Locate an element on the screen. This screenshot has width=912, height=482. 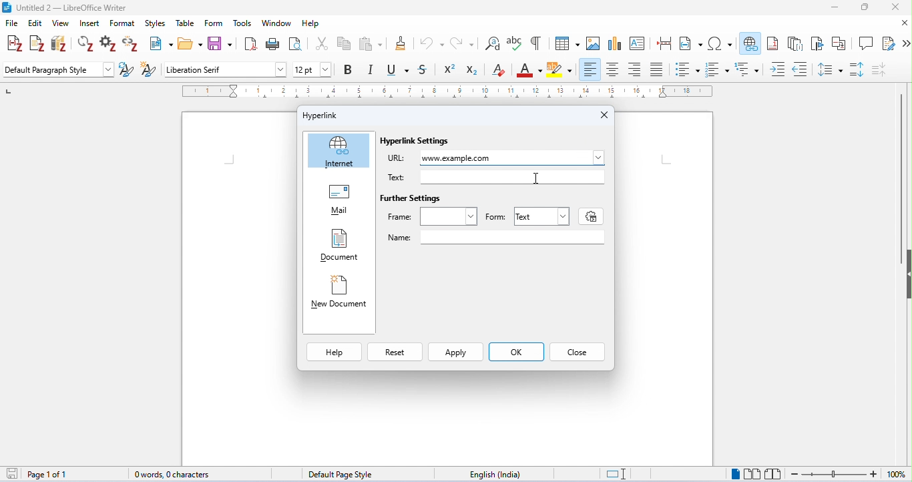
styles is located at coordinates (155, 23).